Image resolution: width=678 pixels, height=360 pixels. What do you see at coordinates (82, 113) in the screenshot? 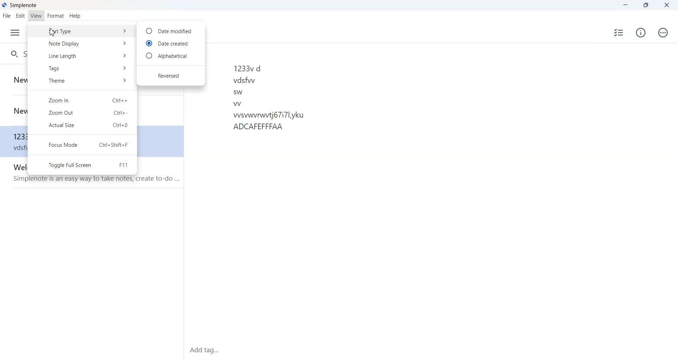
I see `Zoom Out` at bounding box center [82, 113].